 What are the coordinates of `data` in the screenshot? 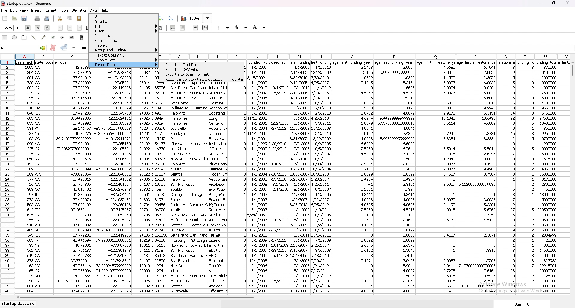 It's located at (352, 178).